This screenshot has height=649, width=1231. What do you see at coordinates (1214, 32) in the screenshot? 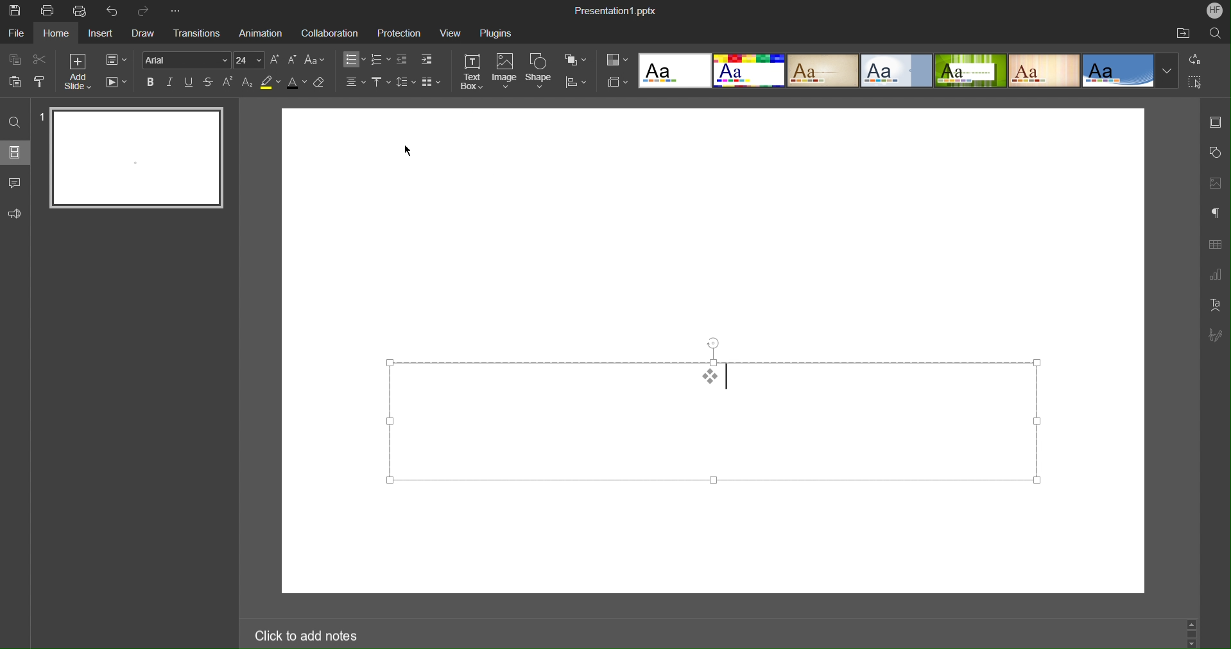
I see `Search` at bounding box center [1214, 32].